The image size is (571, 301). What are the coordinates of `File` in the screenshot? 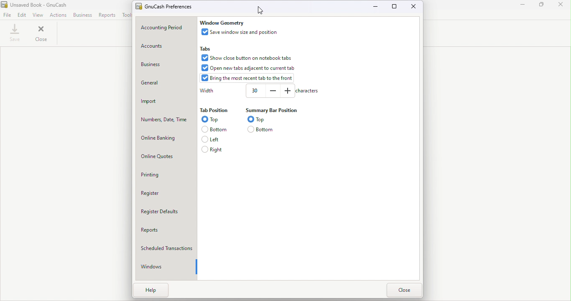 It's located at (7, 15).